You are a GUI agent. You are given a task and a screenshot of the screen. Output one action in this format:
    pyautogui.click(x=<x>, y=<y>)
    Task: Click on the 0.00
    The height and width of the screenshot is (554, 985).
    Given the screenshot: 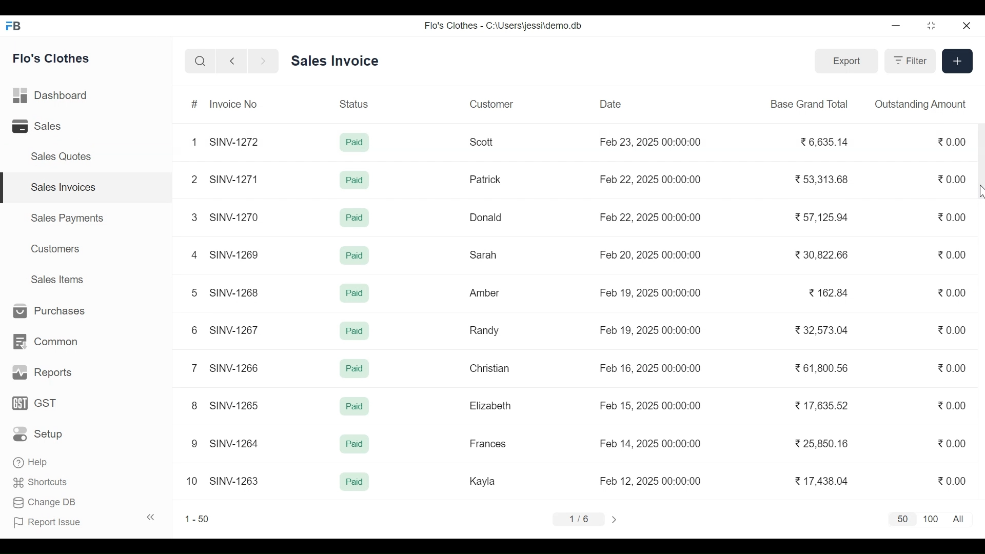 What is the action you would take?
    pyautogui.click(x=952, y=367)
    